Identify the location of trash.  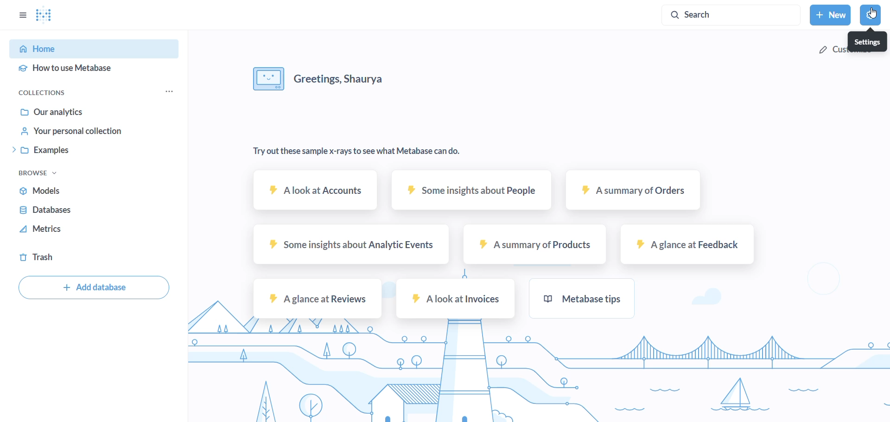
(44, 257).